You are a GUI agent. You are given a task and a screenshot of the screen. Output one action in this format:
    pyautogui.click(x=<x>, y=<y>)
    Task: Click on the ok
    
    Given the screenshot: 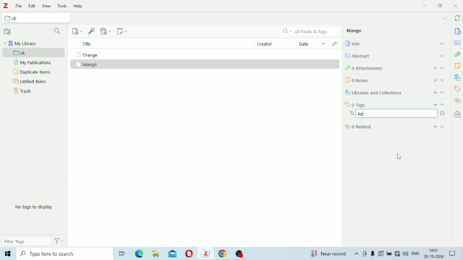 What is the action you would take?
    pyautogui.click(x=34, y=53)
    